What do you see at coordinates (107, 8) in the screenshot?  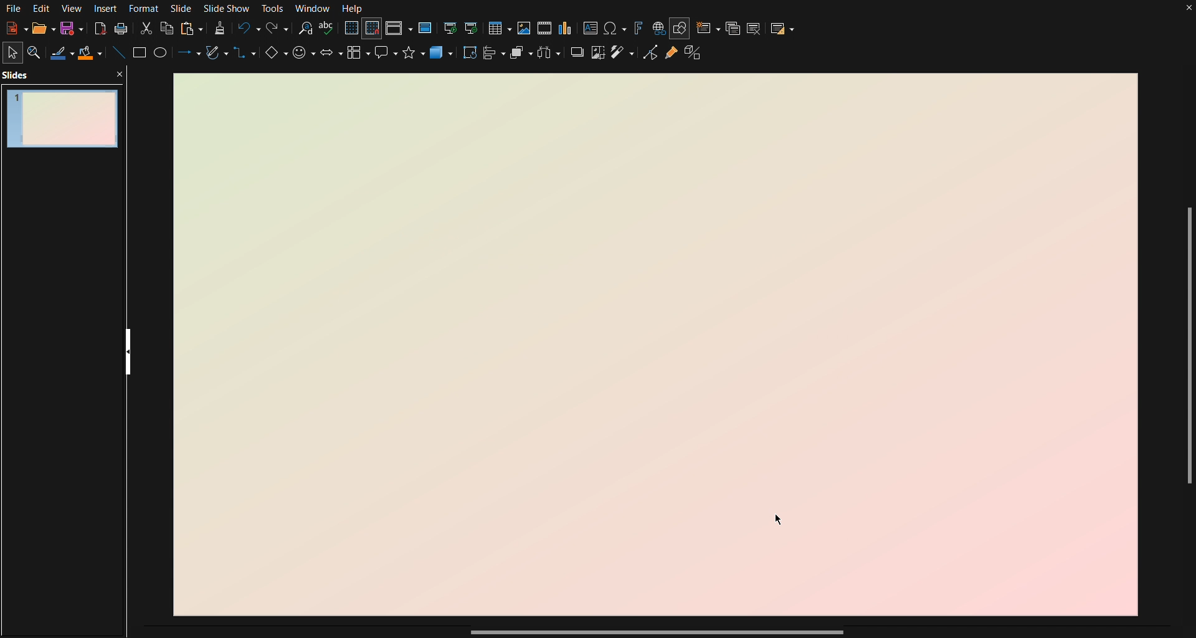 I see `Insert` at bounding box center [107, 8].